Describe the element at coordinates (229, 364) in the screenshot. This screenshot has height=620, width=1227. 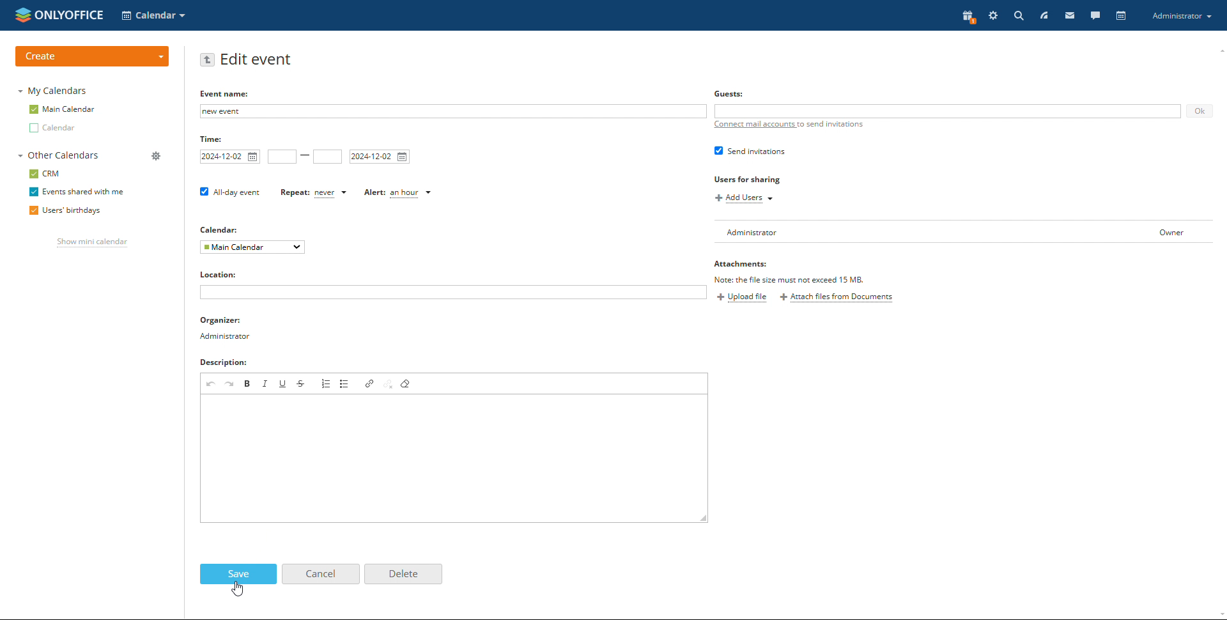
I see `descriptions` at that location.